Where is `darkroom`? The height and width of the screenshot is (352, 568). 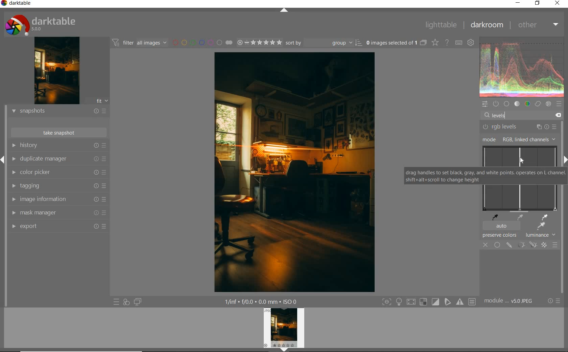 darkroom is located at coordinates (488, 25).